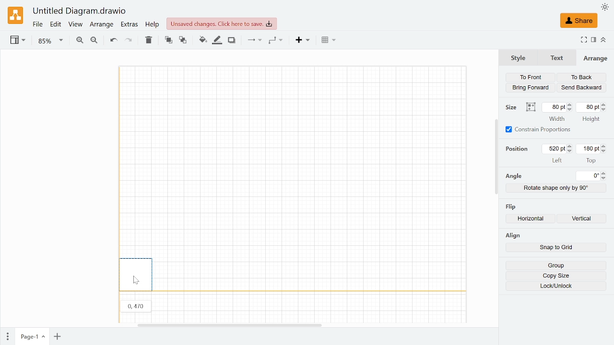 This screenshot has height=345, width=614. Describe the element at coordinates (519, 149) in the screenshot. I see `position` at that location.